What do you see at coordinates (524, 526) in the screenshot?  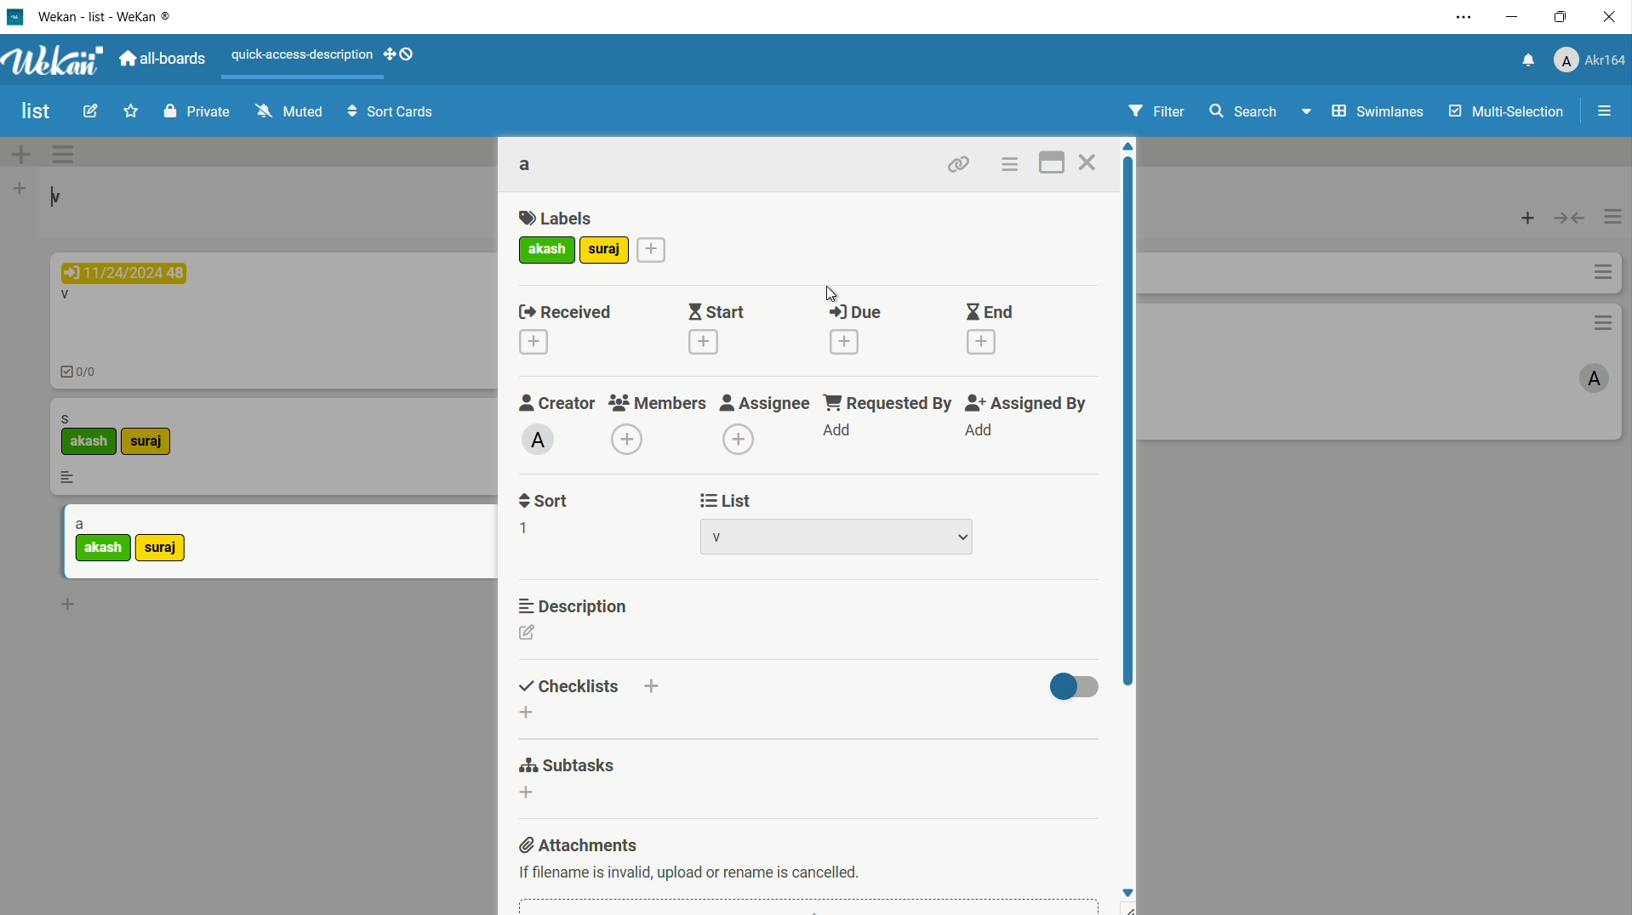 I see `` at bounding box center [524, 526].